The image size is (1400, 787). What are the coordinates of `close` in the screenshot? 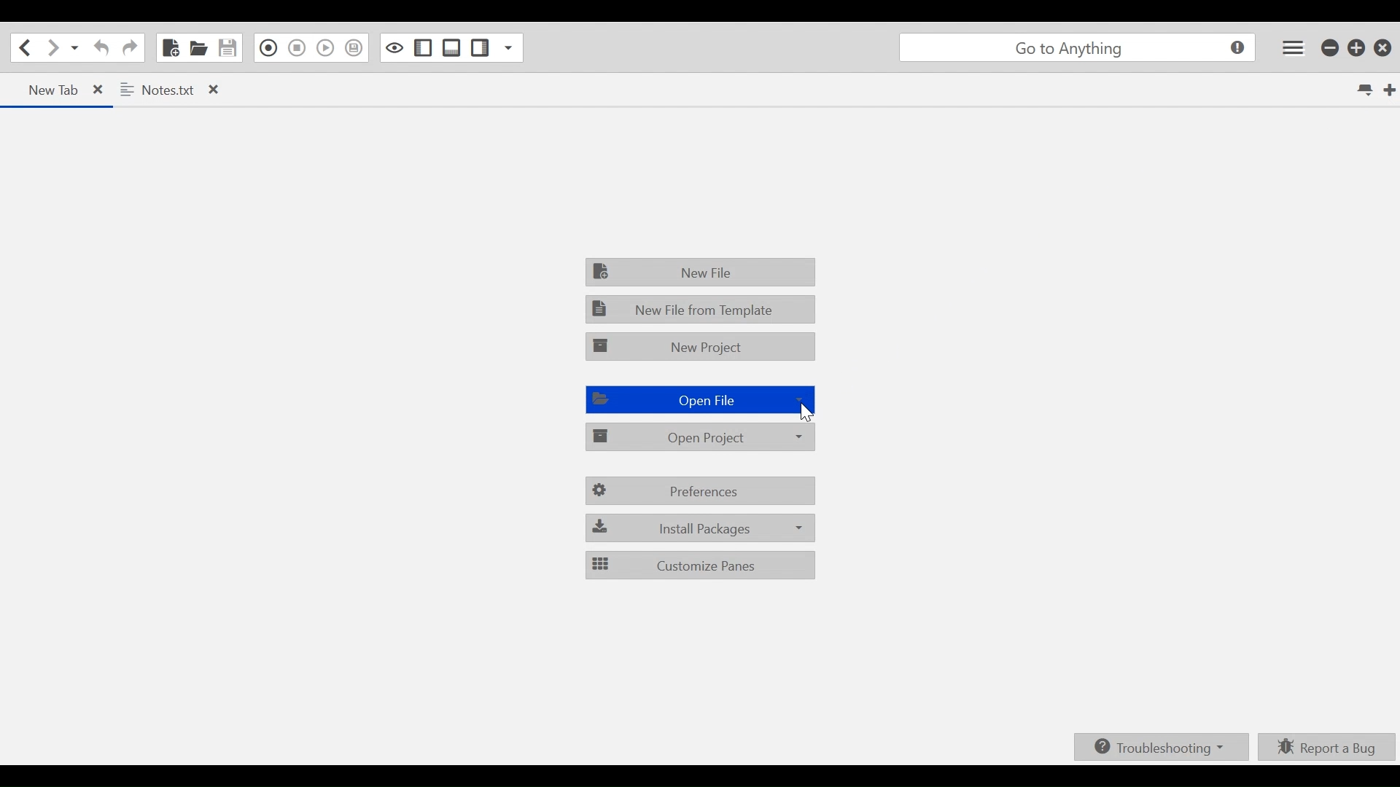 It's located at (104, 90).